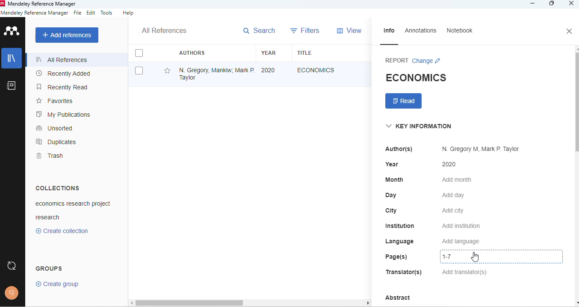 The width and height of the screenshot is (579, 307). Describe the element at coordinates (461, 242) in the screenshot. I see `add language` at that location.